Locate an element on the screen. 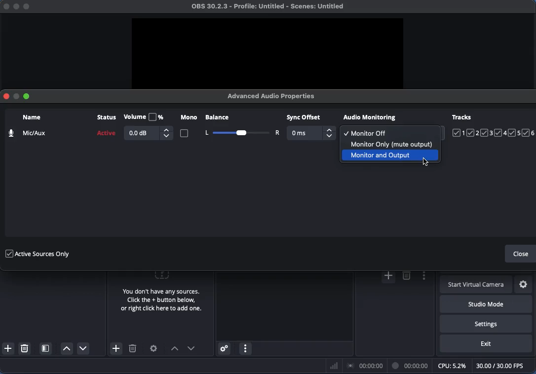 This screenshot has width=536, height=374. CPU is located at coordinates (451, 365).